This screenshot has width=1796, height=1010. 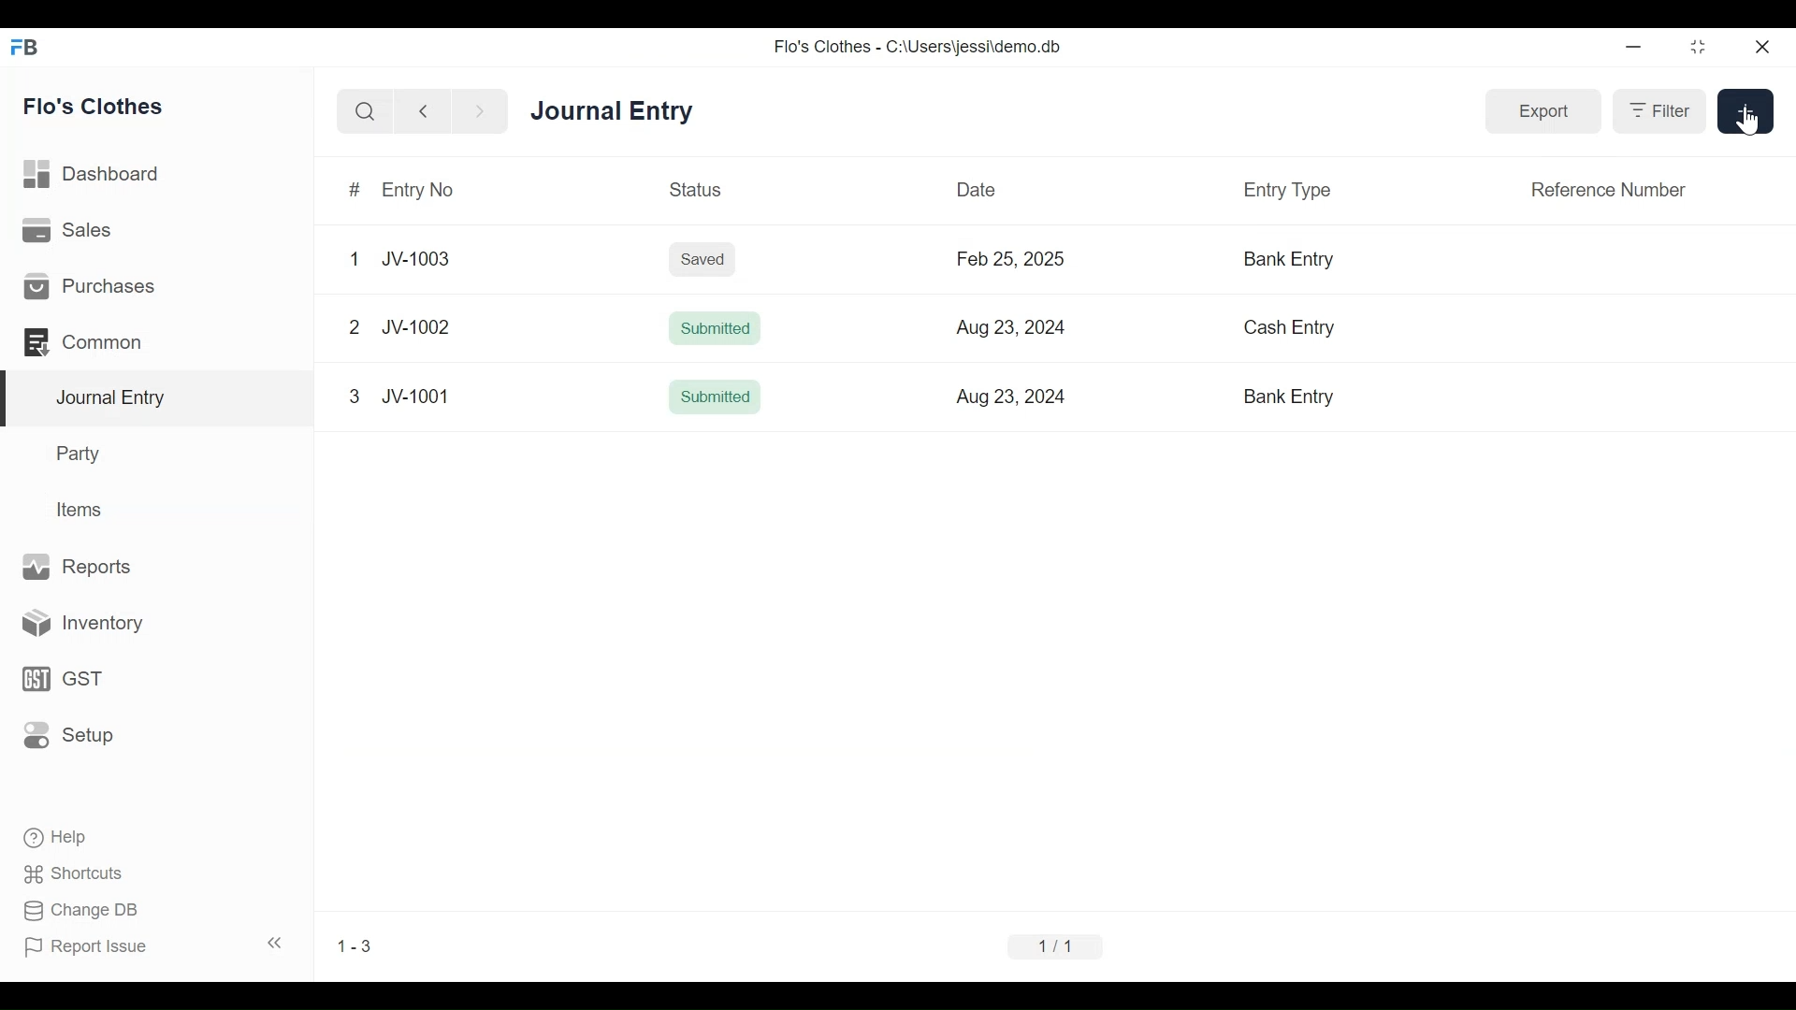 I want to click on Aug 23, 2024, so click(x=1012, y=397).